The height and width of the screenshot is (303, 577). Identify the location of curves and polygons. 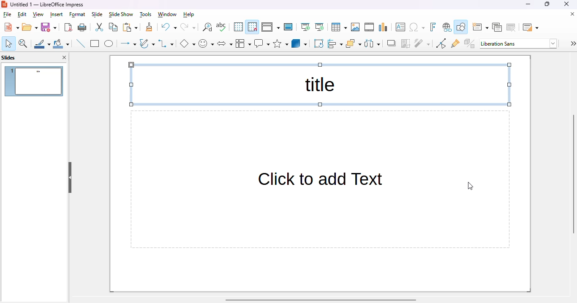
(147, 43).